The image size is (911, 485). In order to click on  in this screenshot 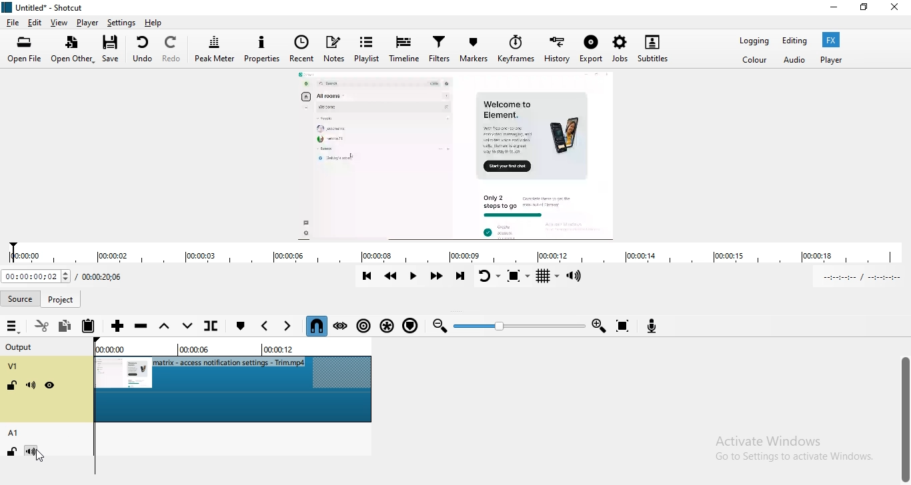, I will do `click(600, 324)`.